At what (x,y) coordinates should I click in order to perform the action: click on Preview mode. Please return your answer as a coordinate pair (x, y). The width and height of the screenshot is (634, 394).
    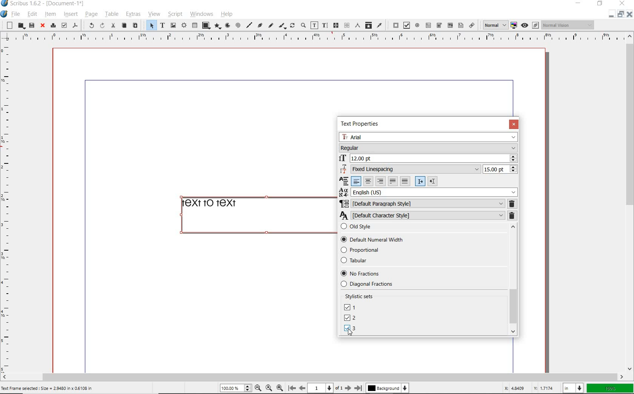
    Looking at the image, I should click on (524, 25).